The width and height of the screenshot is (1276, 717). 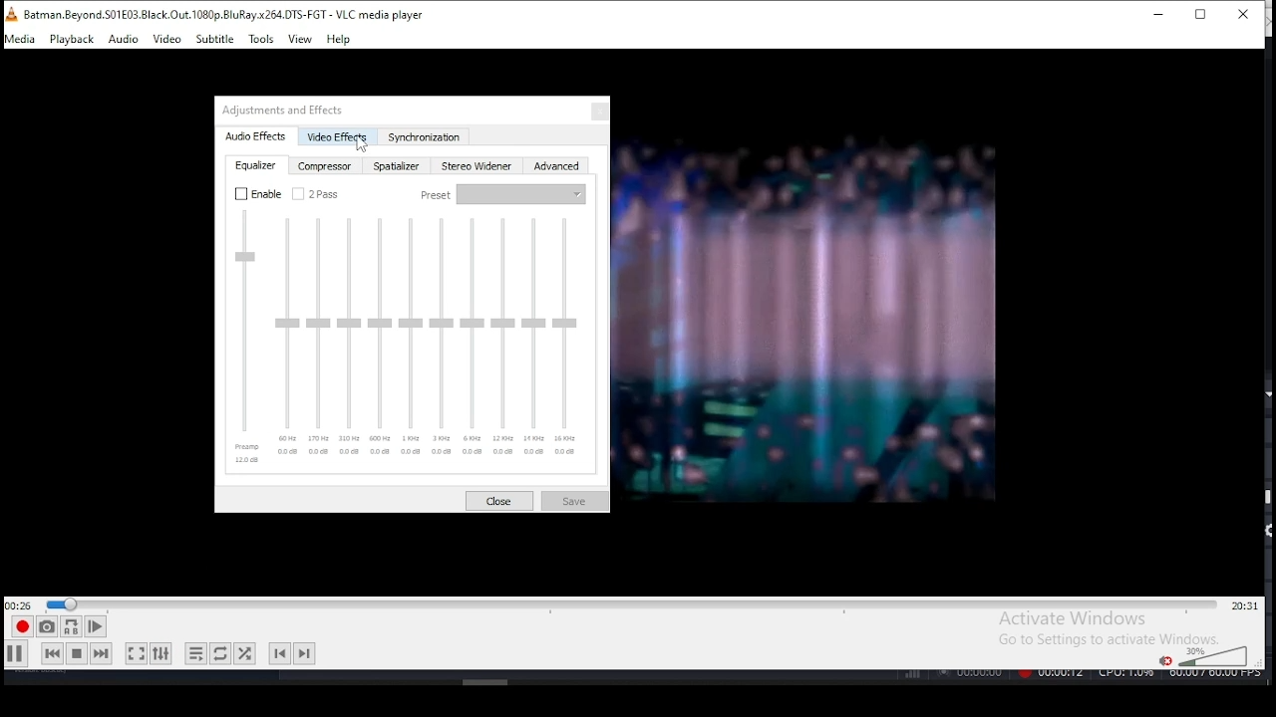 What do you see at coordinates (137, 655) in the screenshot?
I see `toggle fullscreen` at bounding box center [137, 655].